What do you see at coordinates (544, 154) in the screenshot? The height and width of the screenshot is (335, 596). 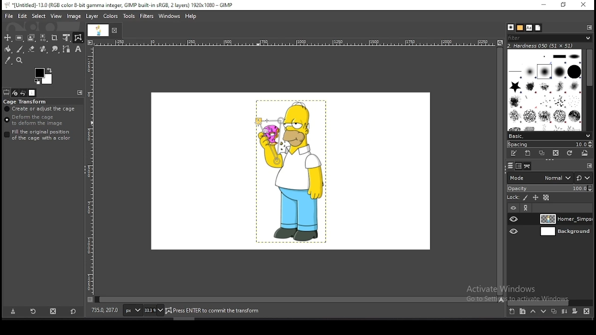 I see `duplicate brush` at bounding box center [544, 154].